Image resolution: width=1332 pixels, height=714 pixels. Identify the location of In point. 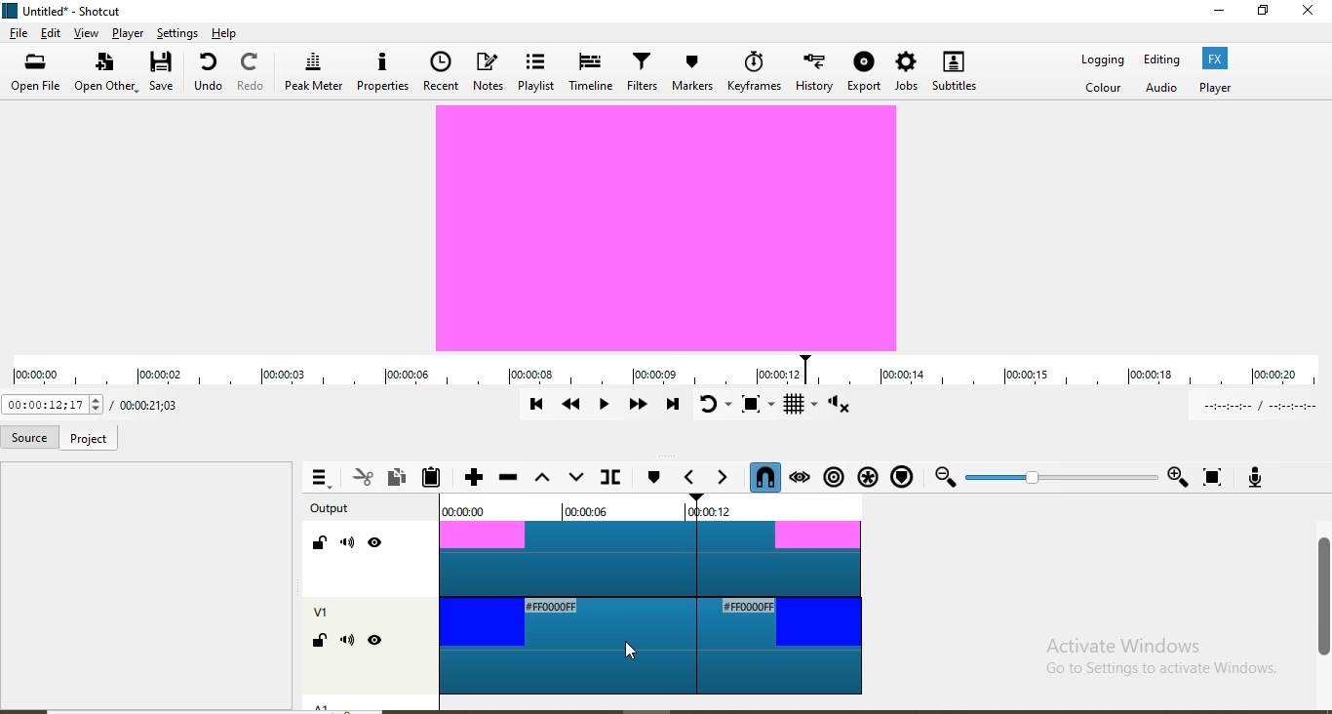
(1260, 406).